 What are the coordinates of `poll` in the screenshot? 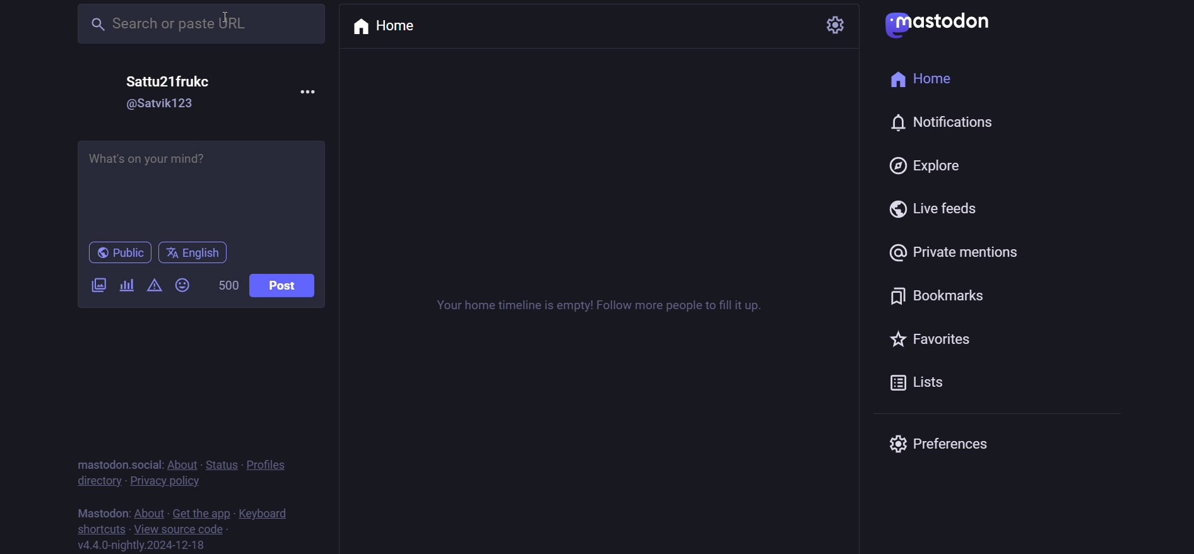 It's located at (126, 286).